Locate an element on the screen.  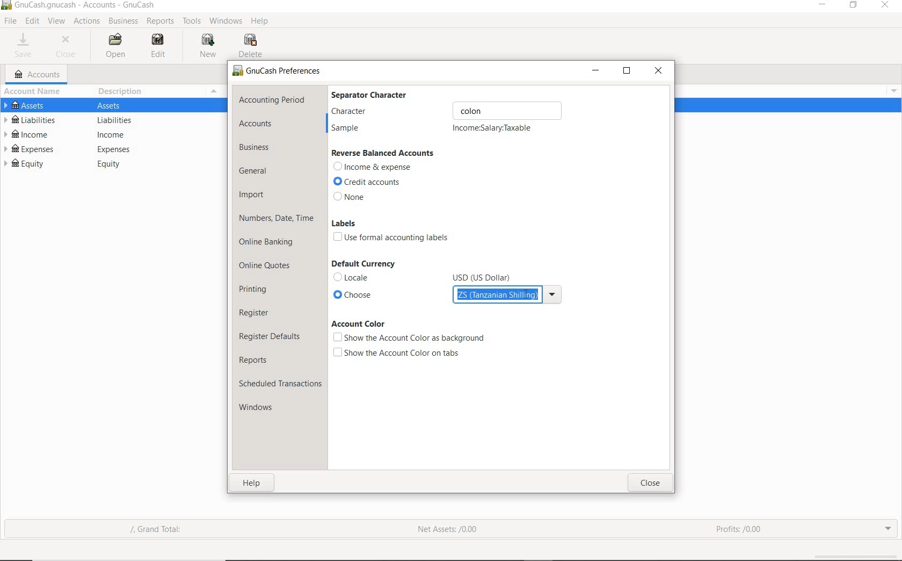
OPEN is located at coordinates (118, 46).